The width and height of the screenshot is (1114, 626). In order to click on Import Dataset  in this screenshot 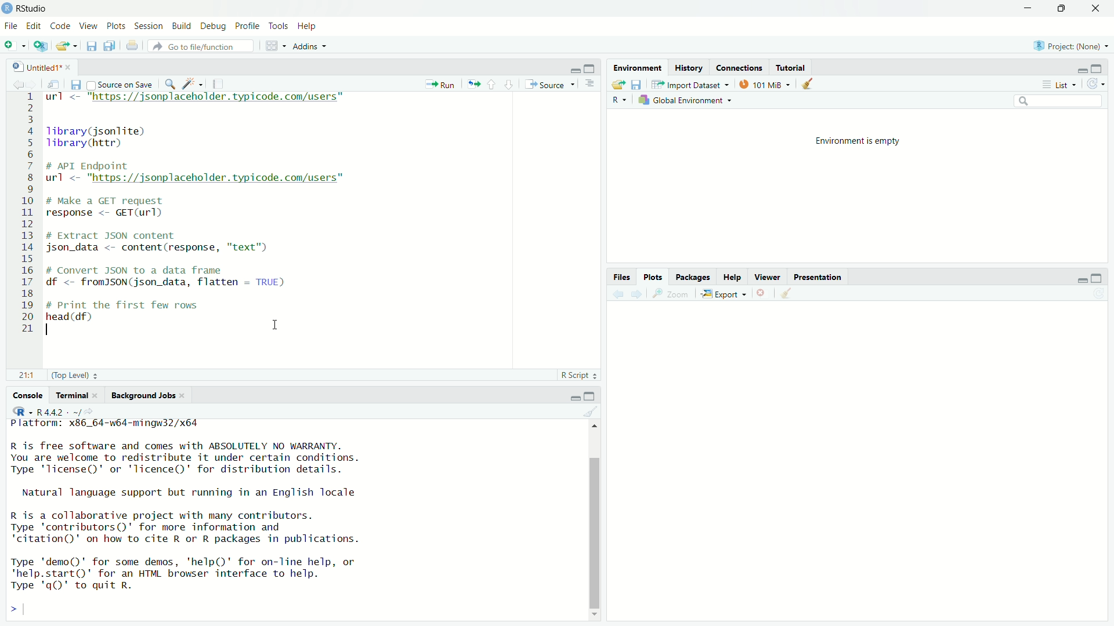, I will do `click(691, 85)`.